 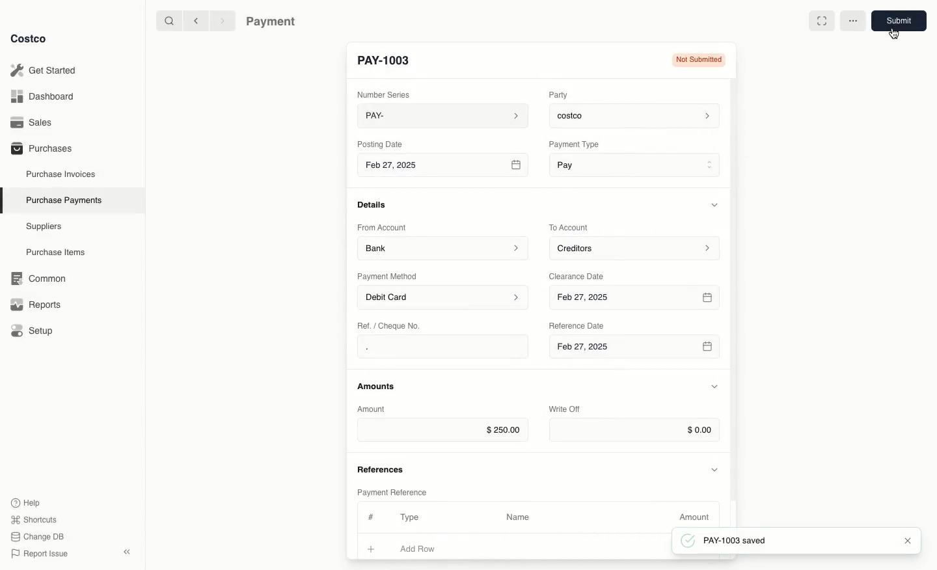 I want to click on Payment Method, so click(x=388, y=276).